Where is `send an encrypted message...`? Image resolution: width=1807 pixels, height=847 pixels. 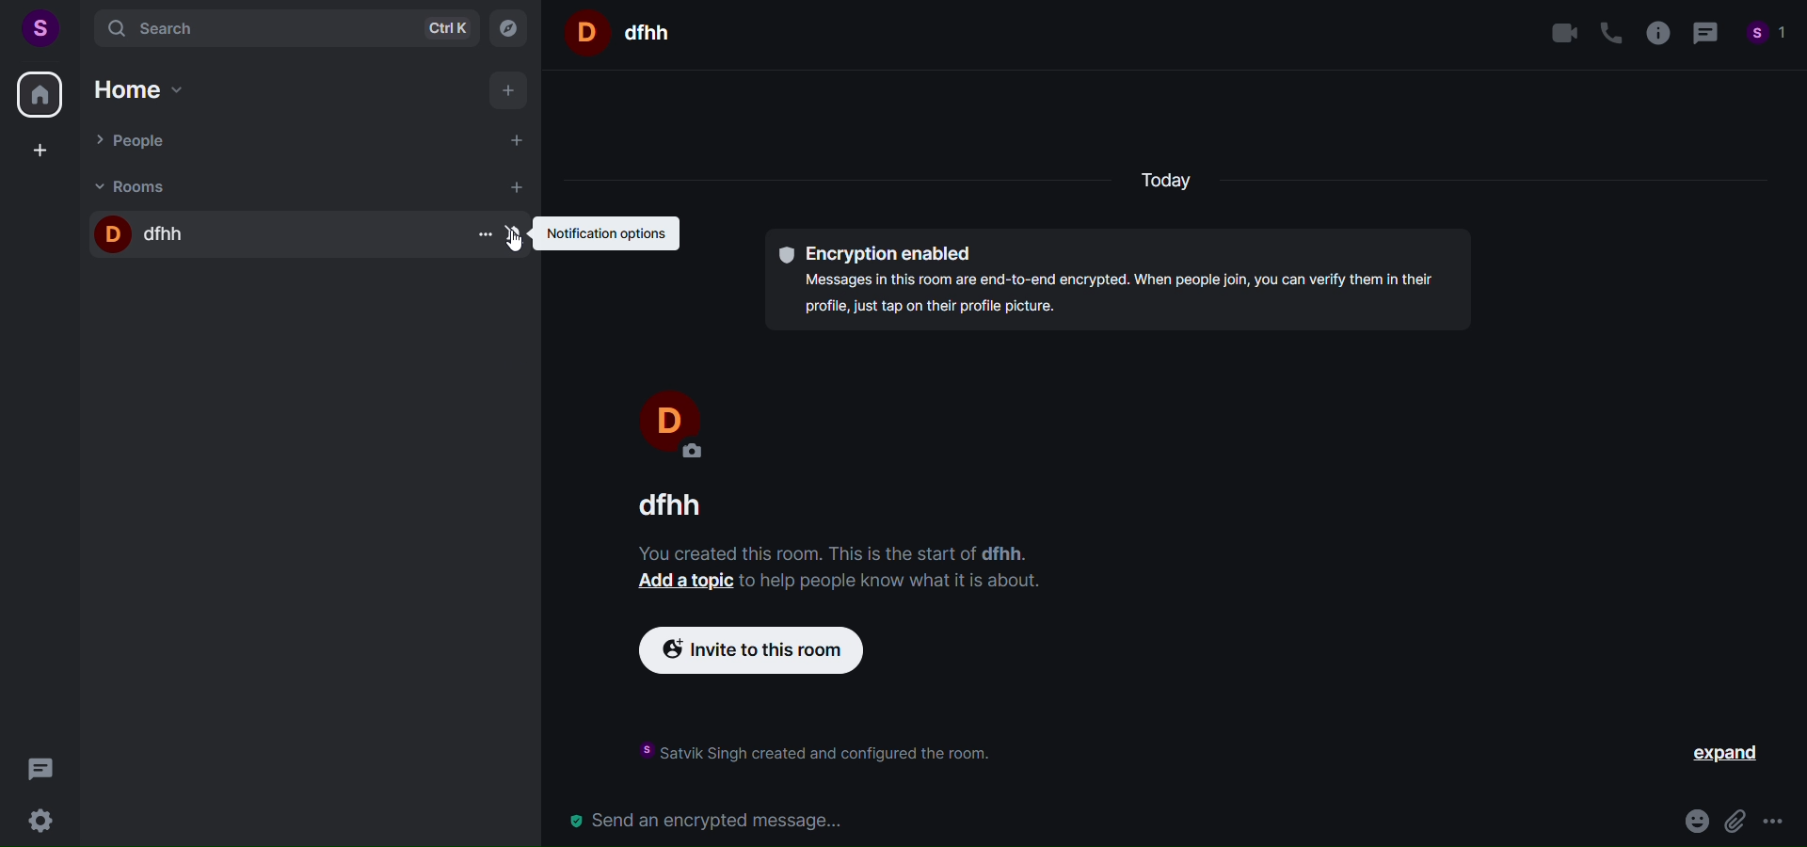 send an encrypted message... is located at coordinates (1109, 820).